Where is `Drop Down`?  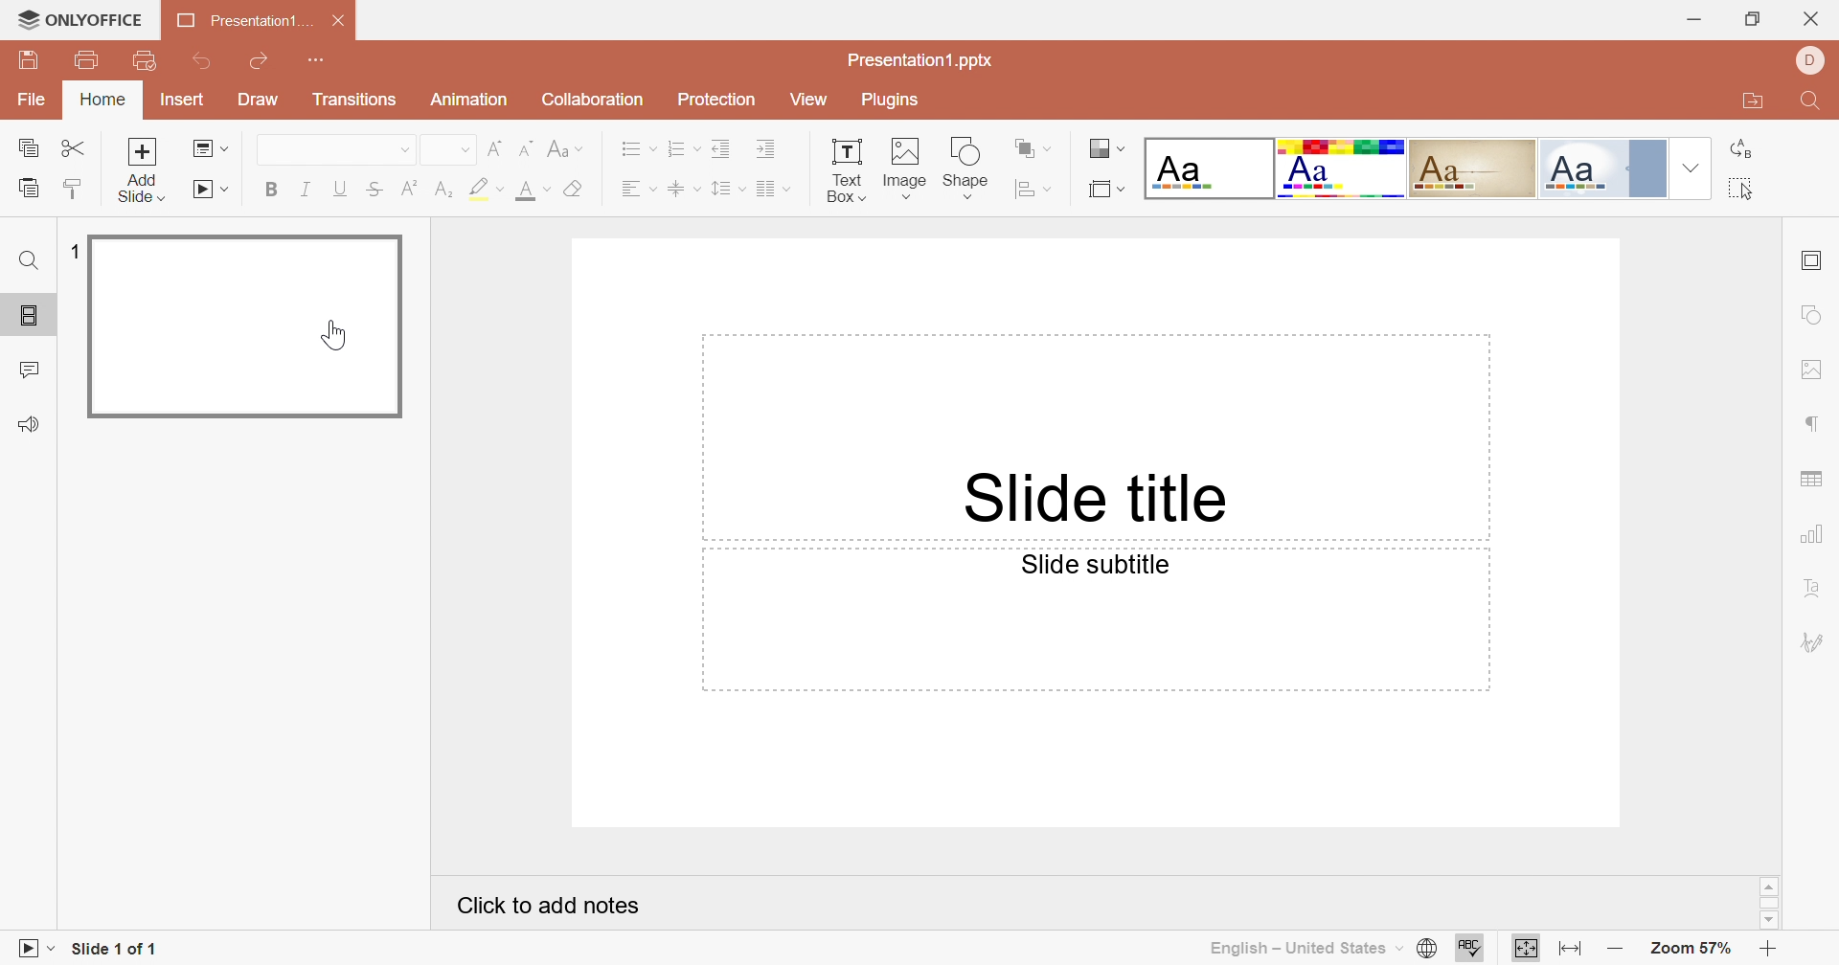
Drop Down is located at coordinates (786, 189).